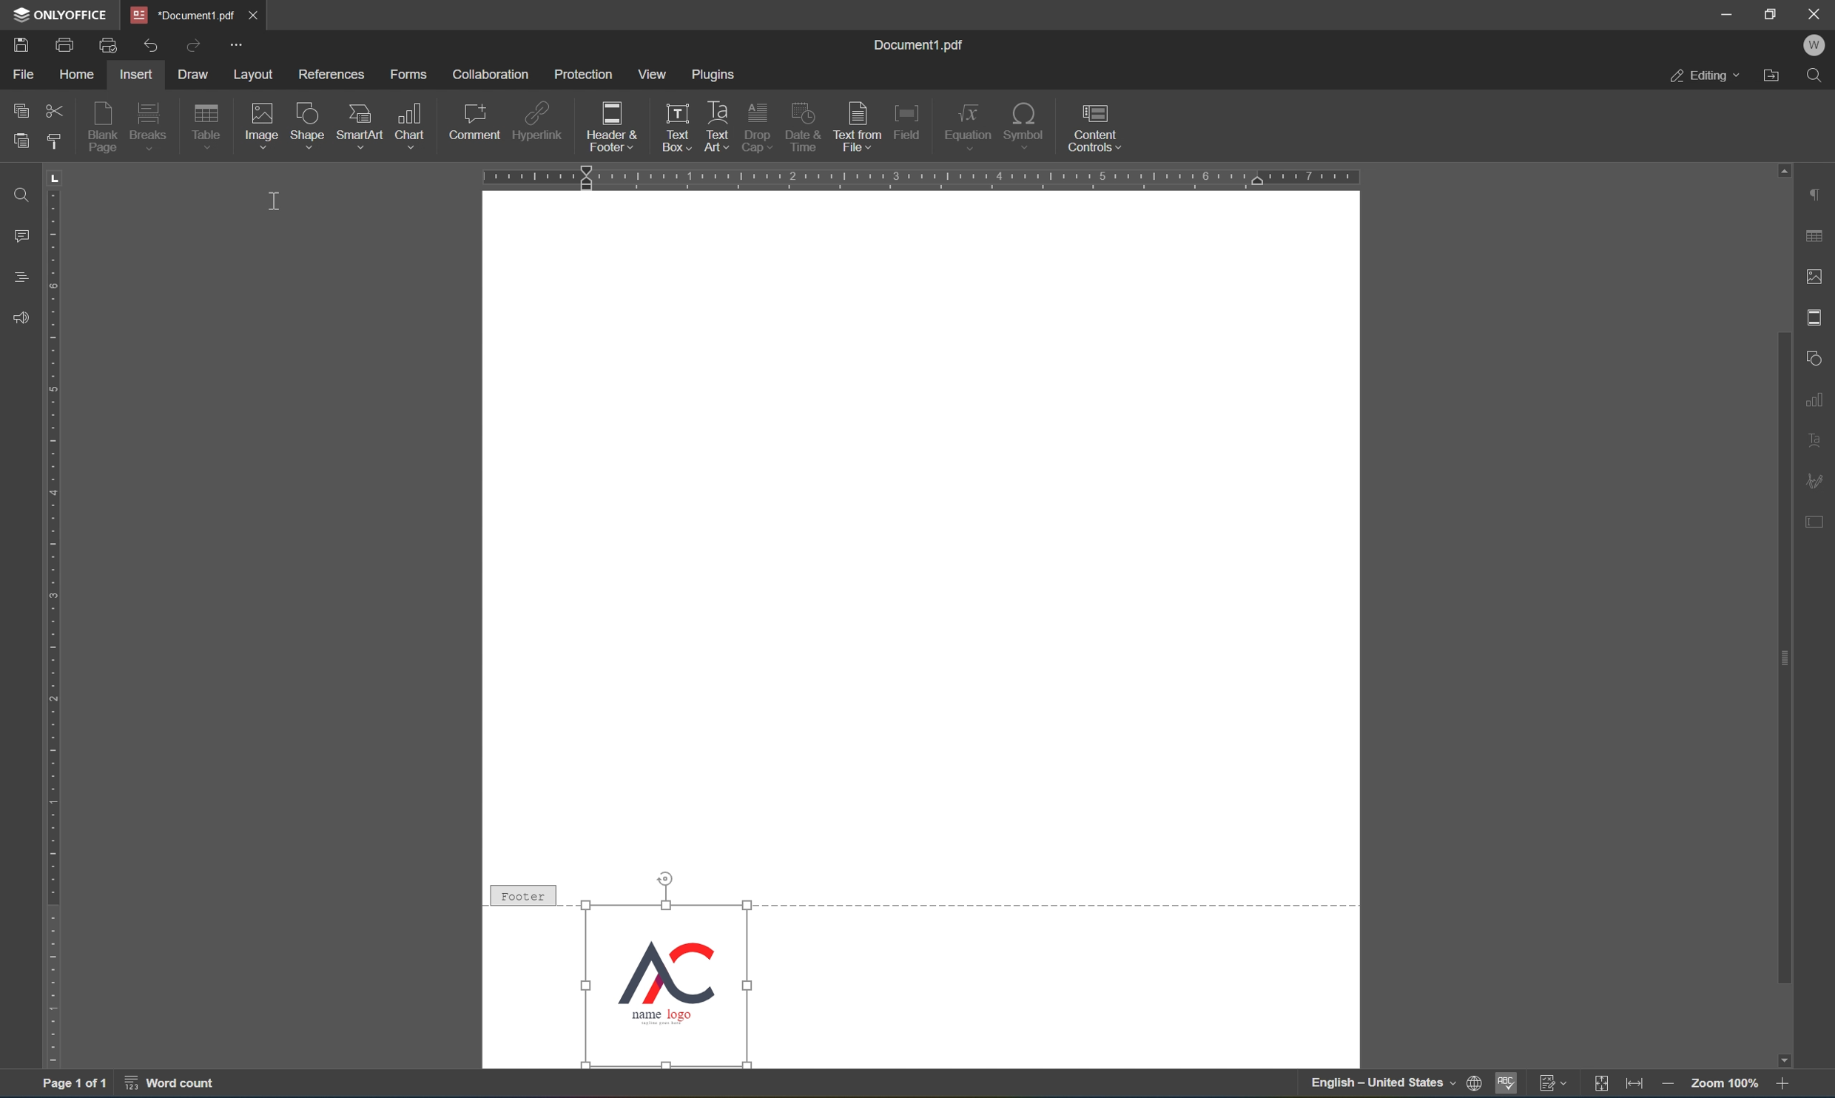 This screenshot has width=1835, height=1098. I want to click on image settings, so click(1816, 273).